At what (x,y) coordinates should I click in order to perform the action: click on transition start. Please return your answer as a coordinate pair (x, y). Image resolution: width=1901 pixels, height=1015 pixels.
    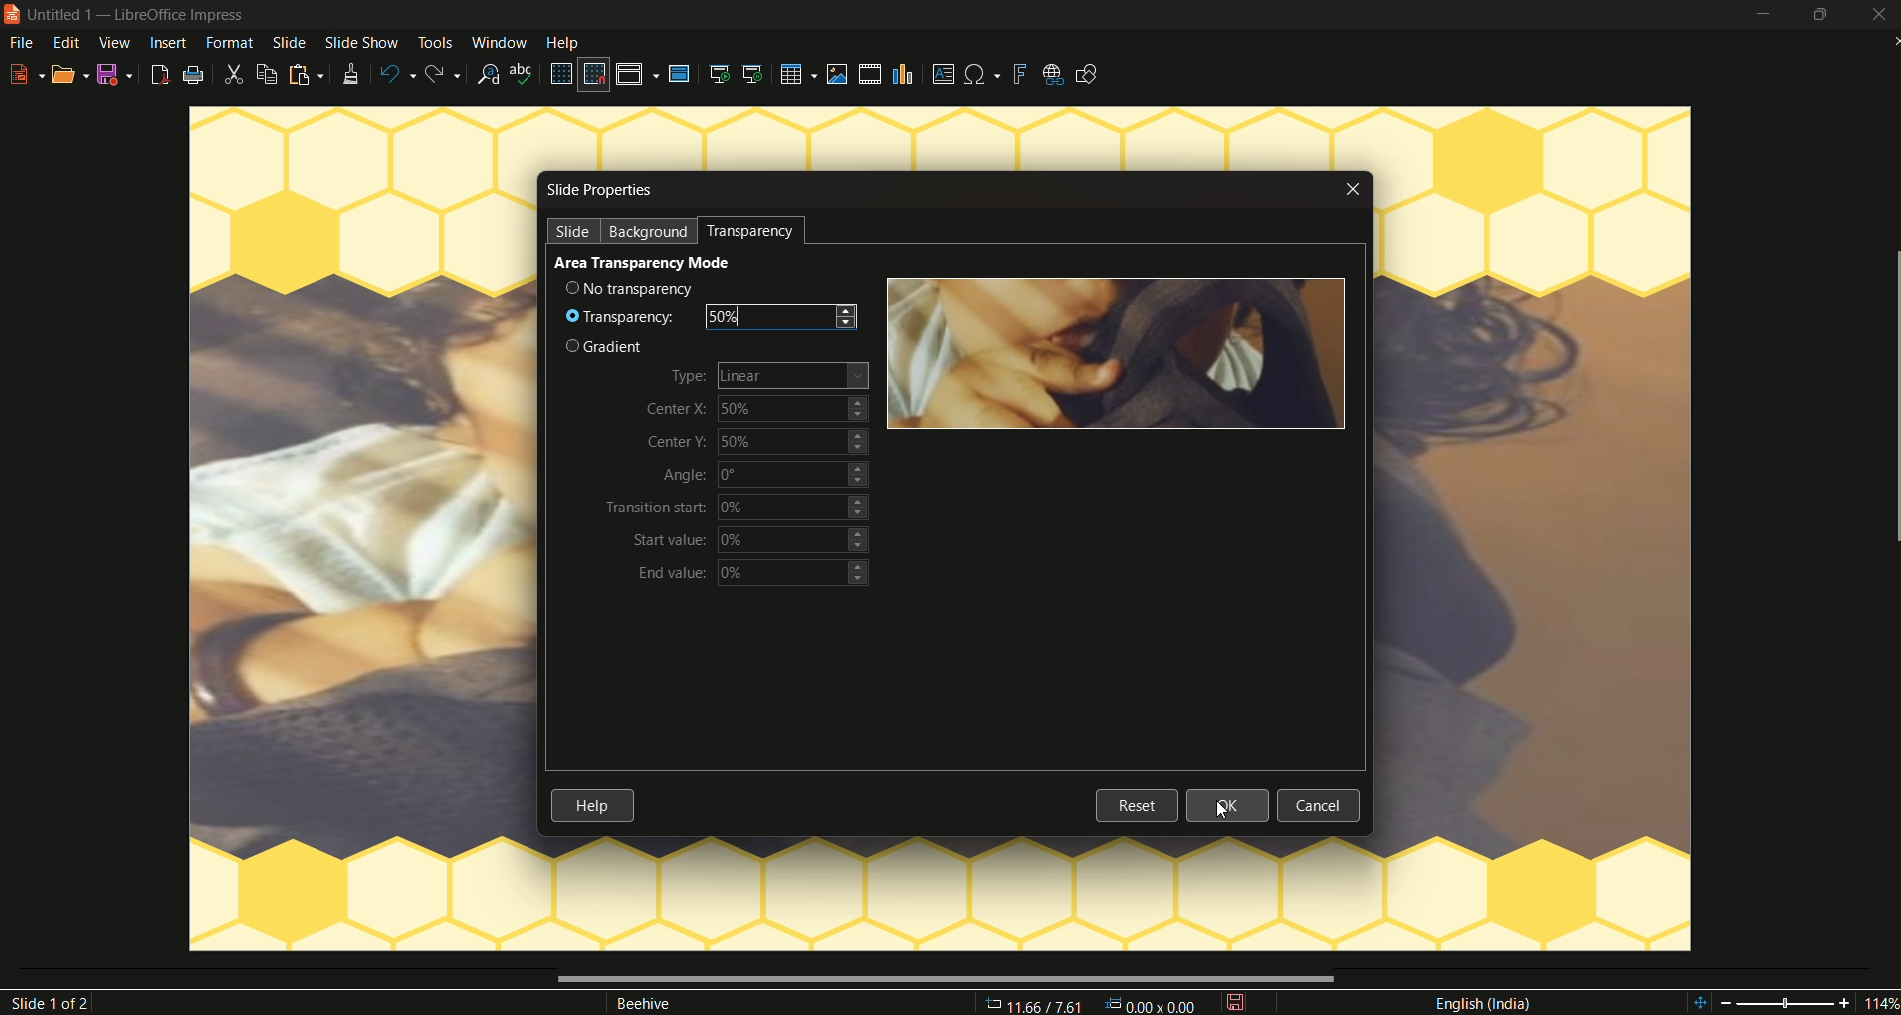
    Looking at the image, I should click on (657, 507).